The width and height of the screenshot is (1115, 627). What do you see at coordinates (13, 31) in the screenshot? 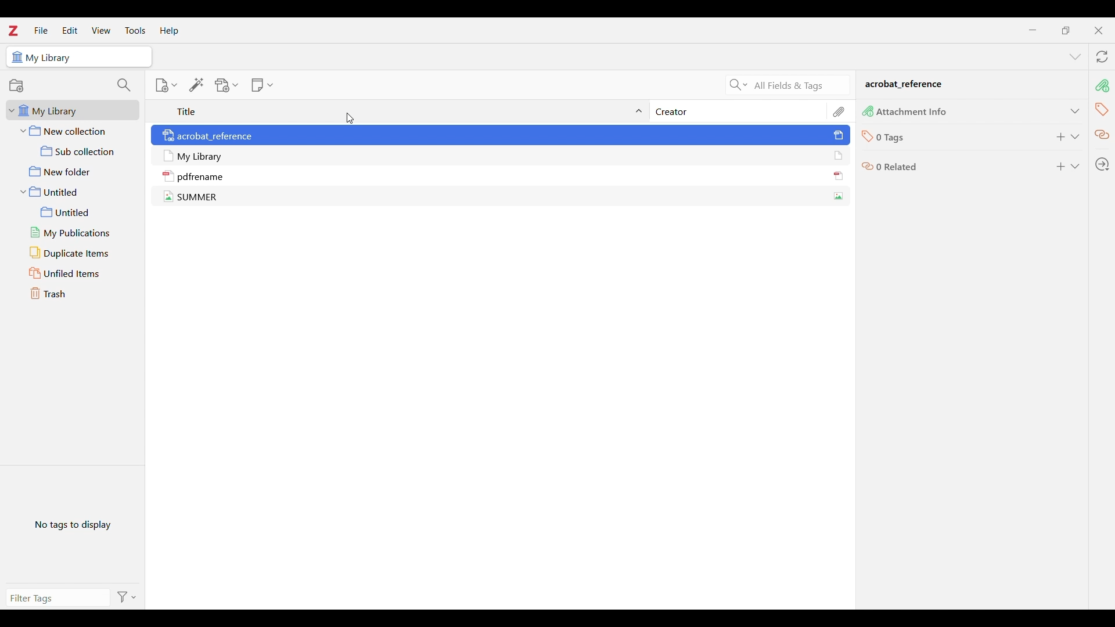
I see `Software logo` at bounding box center [13, 31].